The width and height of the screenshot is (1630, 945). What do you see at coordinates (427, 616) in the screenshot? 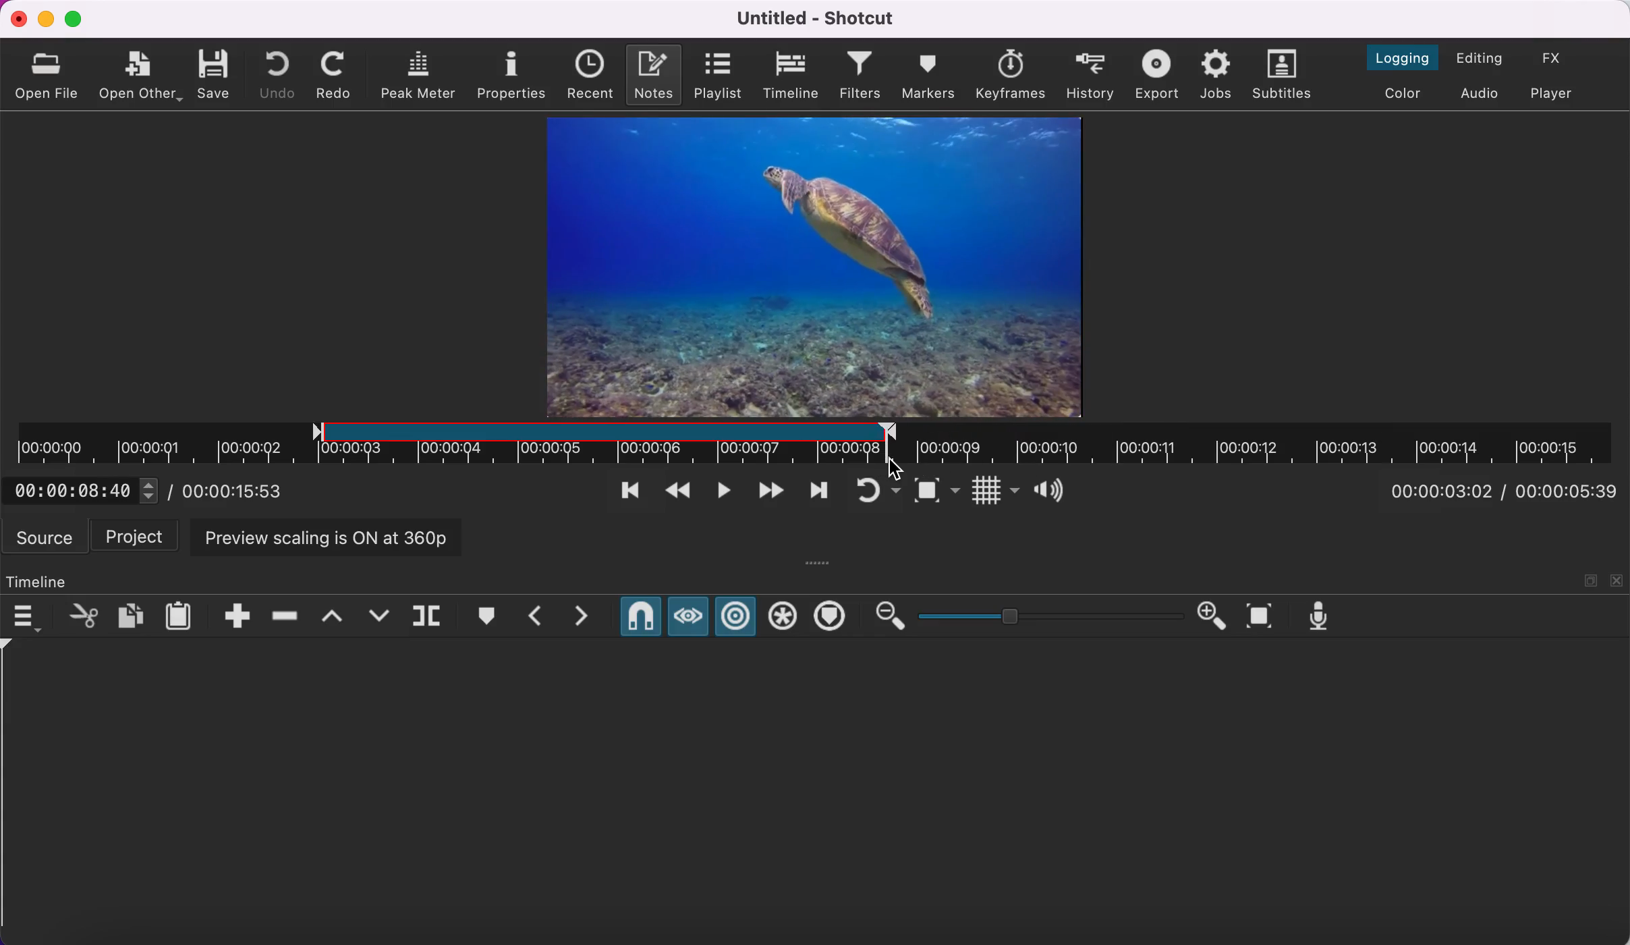
I see `split at playhead` at bounding box center [427, 616].